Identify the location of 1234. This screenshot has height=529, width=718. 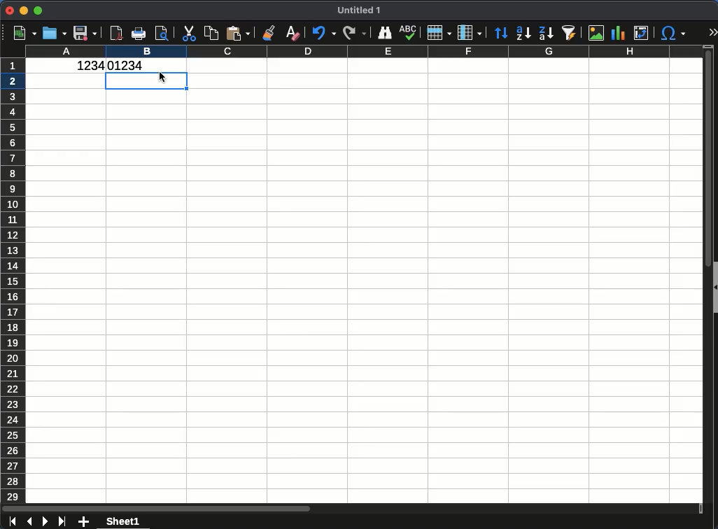
(87, 66).